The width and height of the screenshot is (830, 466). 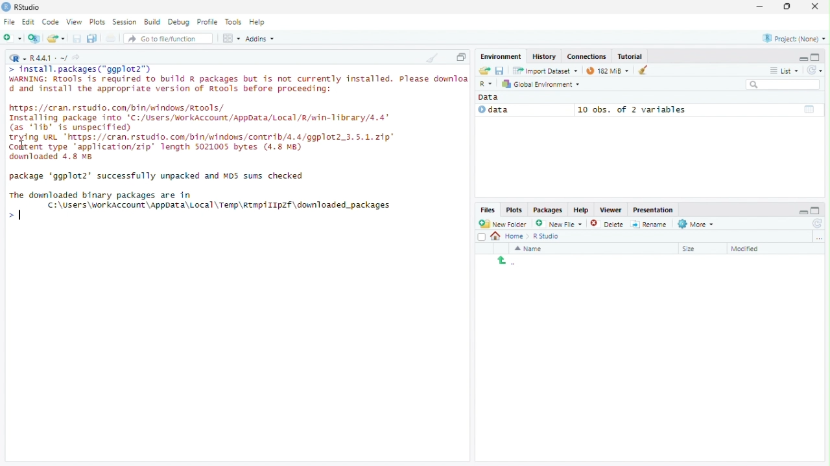 What do you see at coordinates (785, 71) in the screenshot?
I see `View by list` at bounding box center [785, 71].